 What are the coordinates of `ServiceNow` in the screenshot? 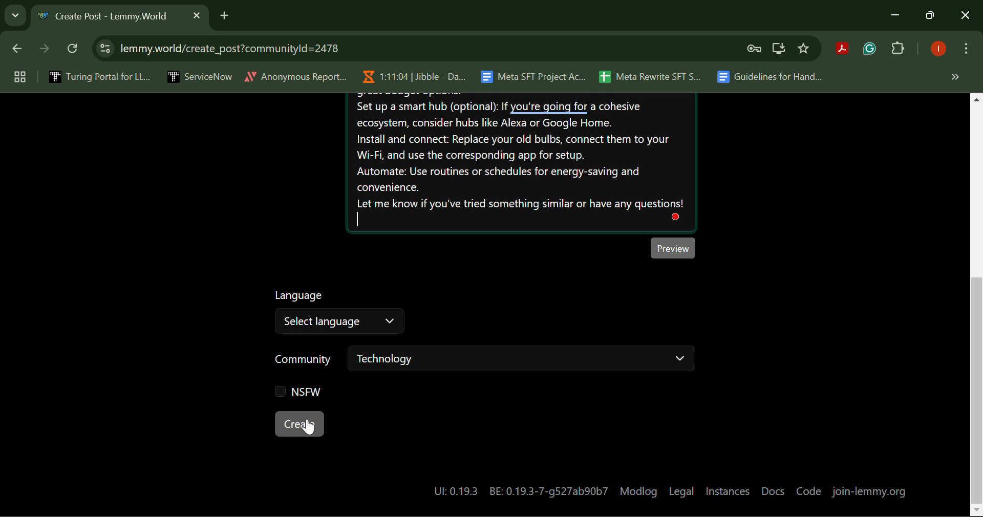 It's located at (199, 76).